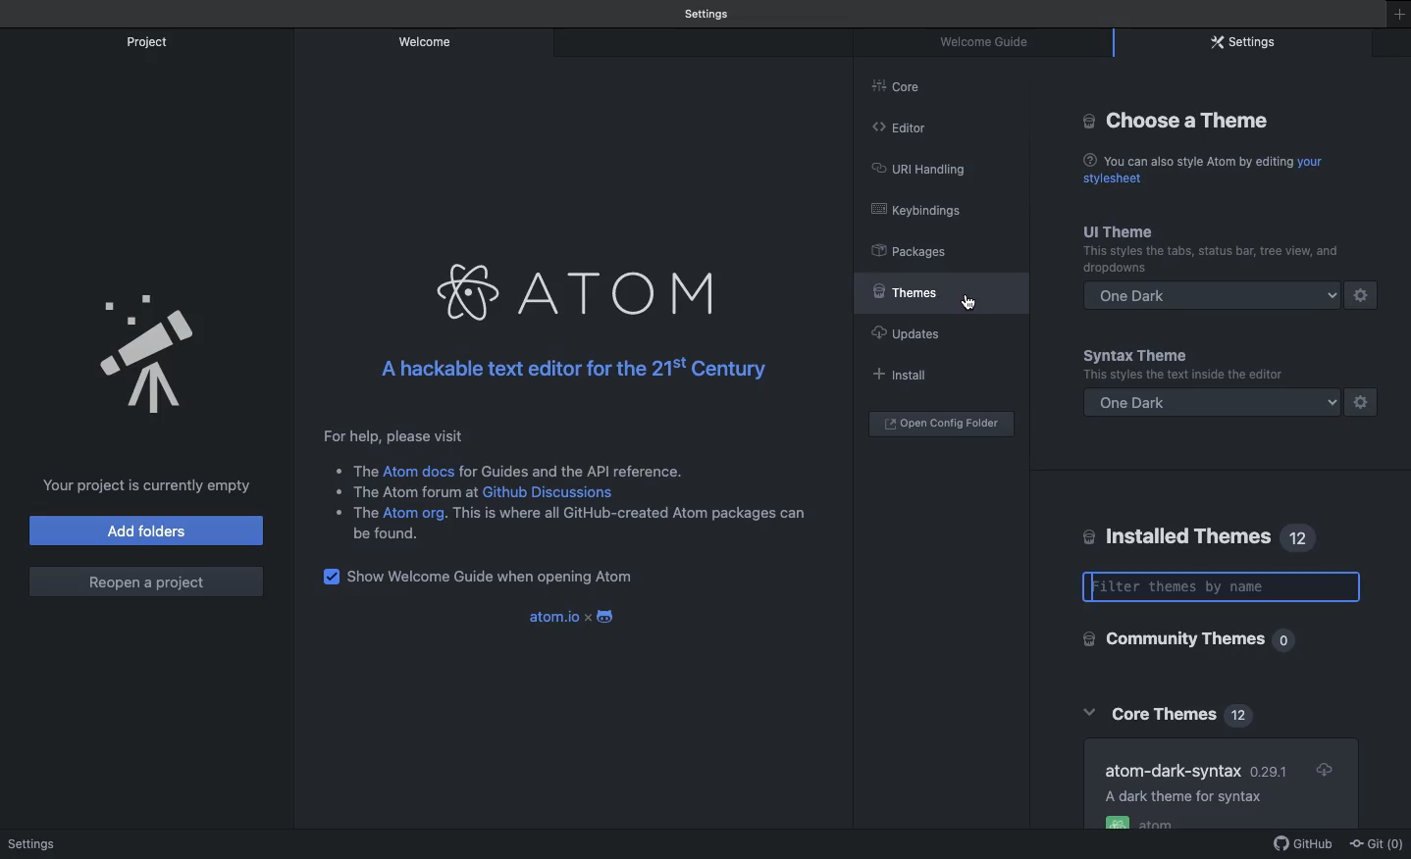 The height and width of the screenshot is (859, 1411). Describe the element at coordinates (421, 472) in the screenshot. I see ` Atom docs` at that location.